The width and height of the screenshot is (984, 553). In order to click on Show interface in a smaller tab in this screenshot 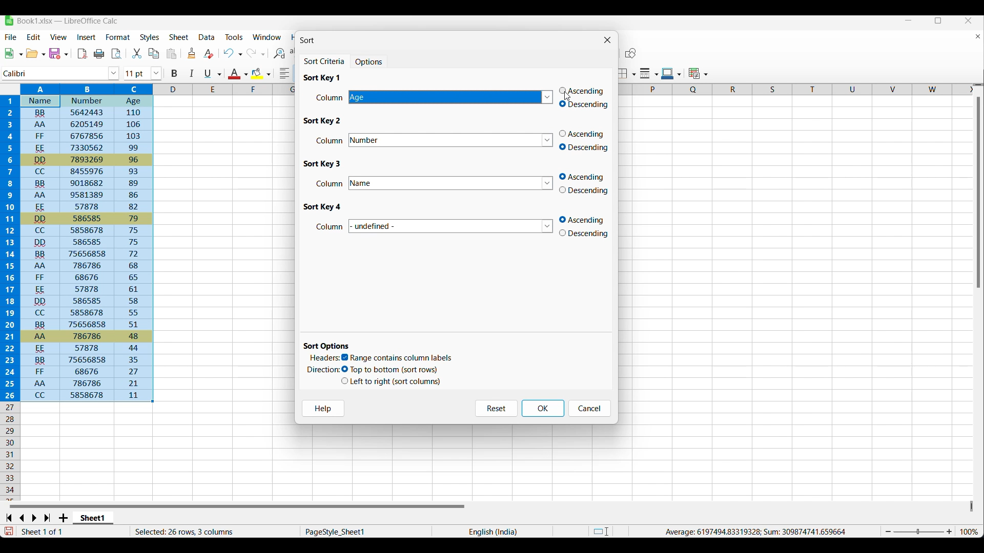, I will do `click(938, 20)`.